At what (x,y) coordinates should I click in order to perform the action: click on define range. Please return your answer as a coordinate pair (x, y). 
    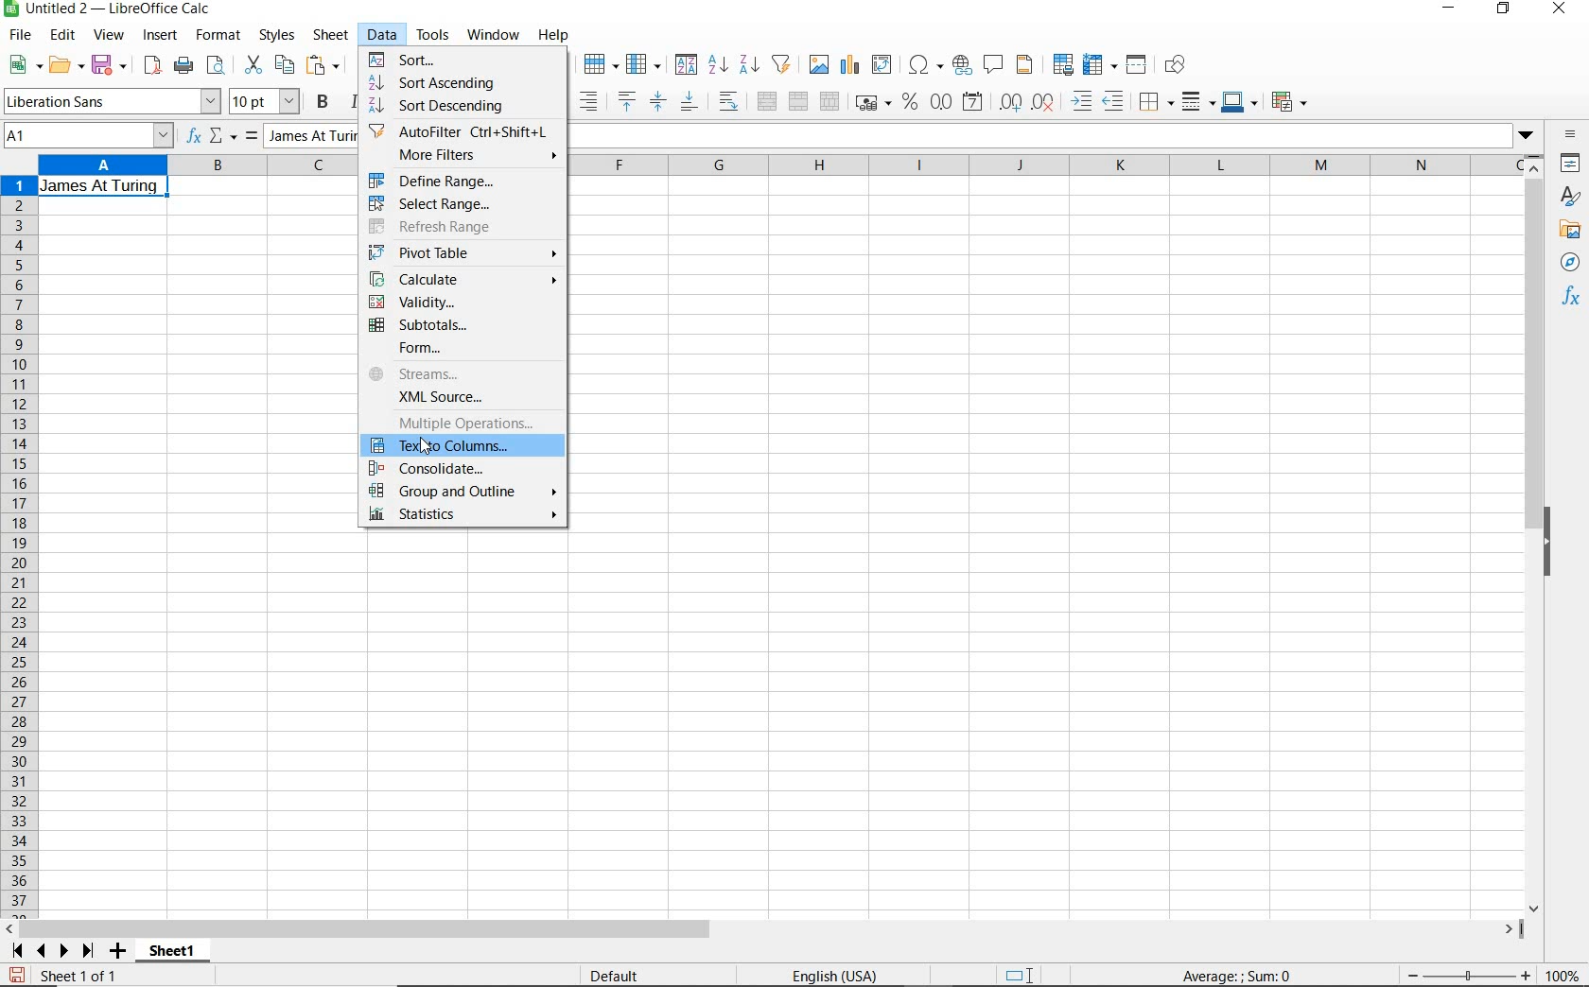
    Looking at the image, I should click on (460, 182).